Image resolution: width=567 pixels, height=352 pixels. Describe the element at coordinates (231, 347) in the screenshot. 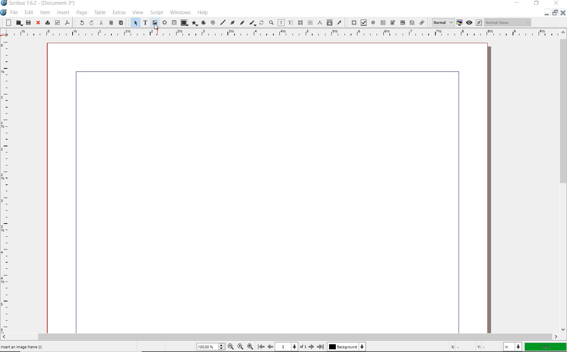

I see `zoom out` at that location.